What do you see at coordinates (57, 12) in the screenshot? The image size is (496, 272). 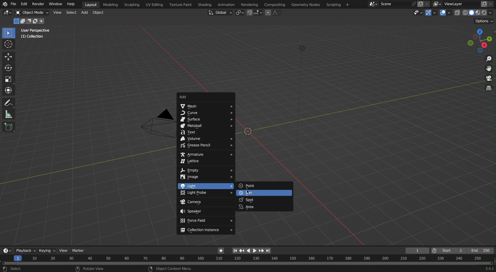 I see `View` at bounding box center [57, 12].